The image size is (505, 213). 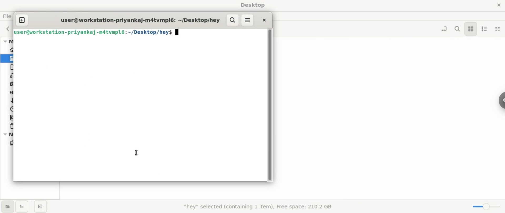 I want to click on vertical scroll bar, so click(x=270, y=105).